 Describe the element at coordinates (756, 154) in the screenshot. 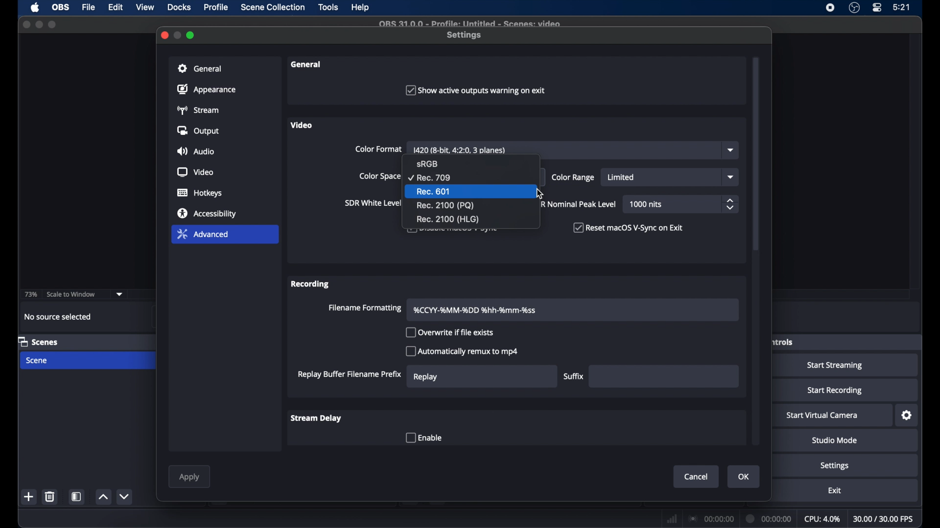

I see `scroll box` at that location.